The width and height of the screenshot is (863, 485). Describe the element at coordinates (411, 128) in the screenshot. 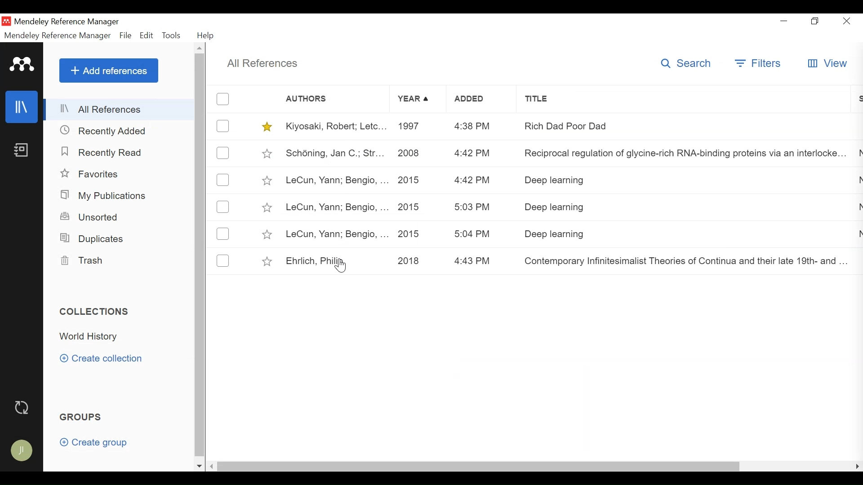

I see `1997` at that location.